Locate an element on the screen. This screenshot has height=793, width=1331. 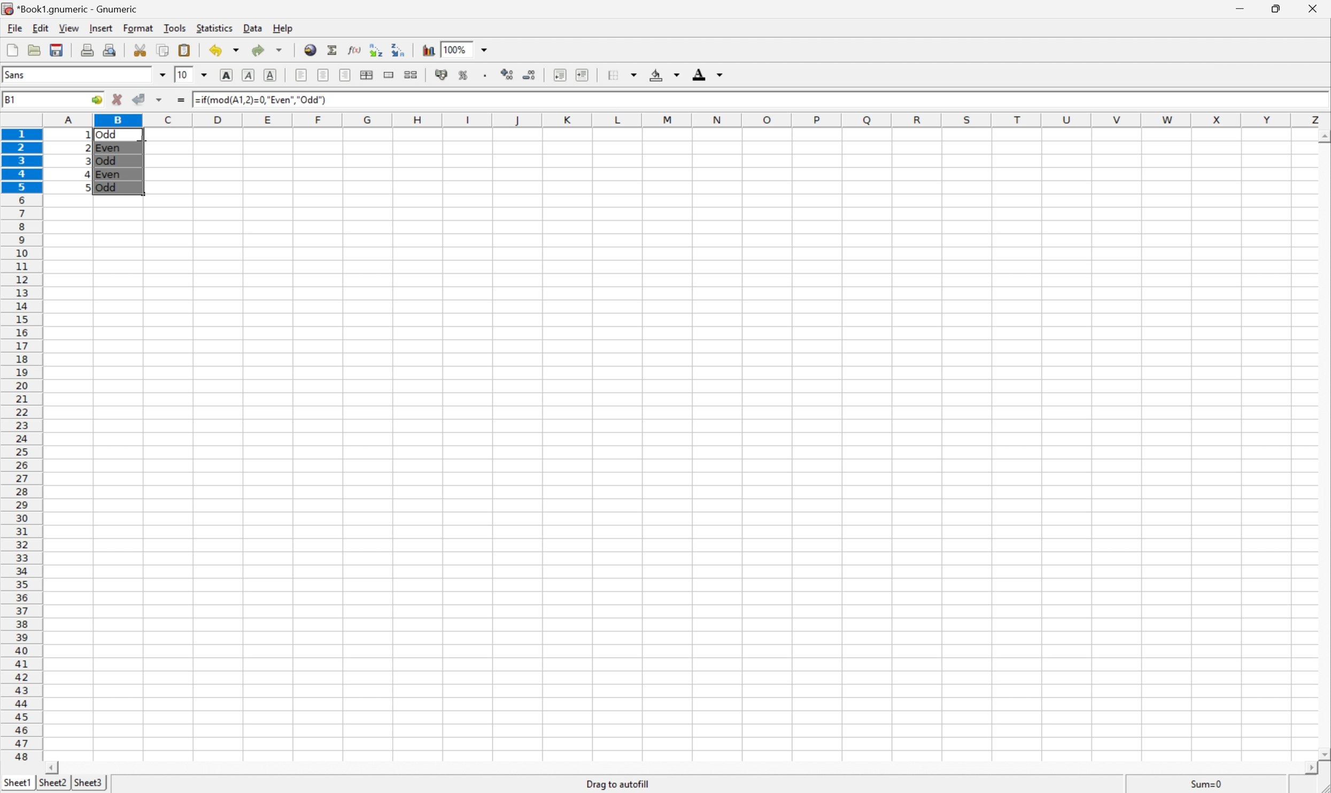
Drag to autofill is located at coordinates (617, 784).